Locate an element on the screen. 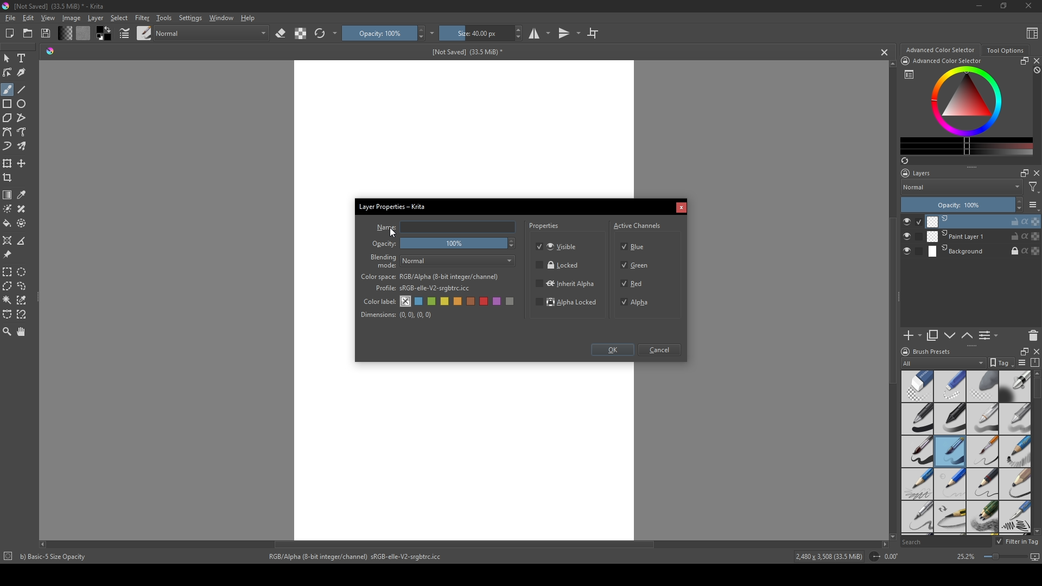  Visible is located at coordinates (558, 246).